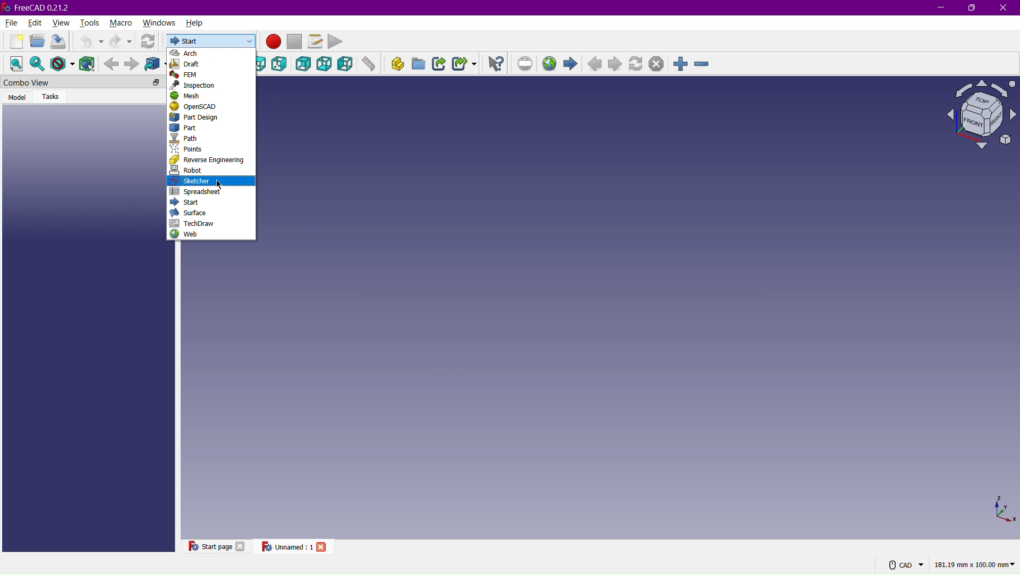 This screenshot has height=574, width=1020. Describe the element at coordinates (189, 150) in the screenshot. I see `Points` at that location.